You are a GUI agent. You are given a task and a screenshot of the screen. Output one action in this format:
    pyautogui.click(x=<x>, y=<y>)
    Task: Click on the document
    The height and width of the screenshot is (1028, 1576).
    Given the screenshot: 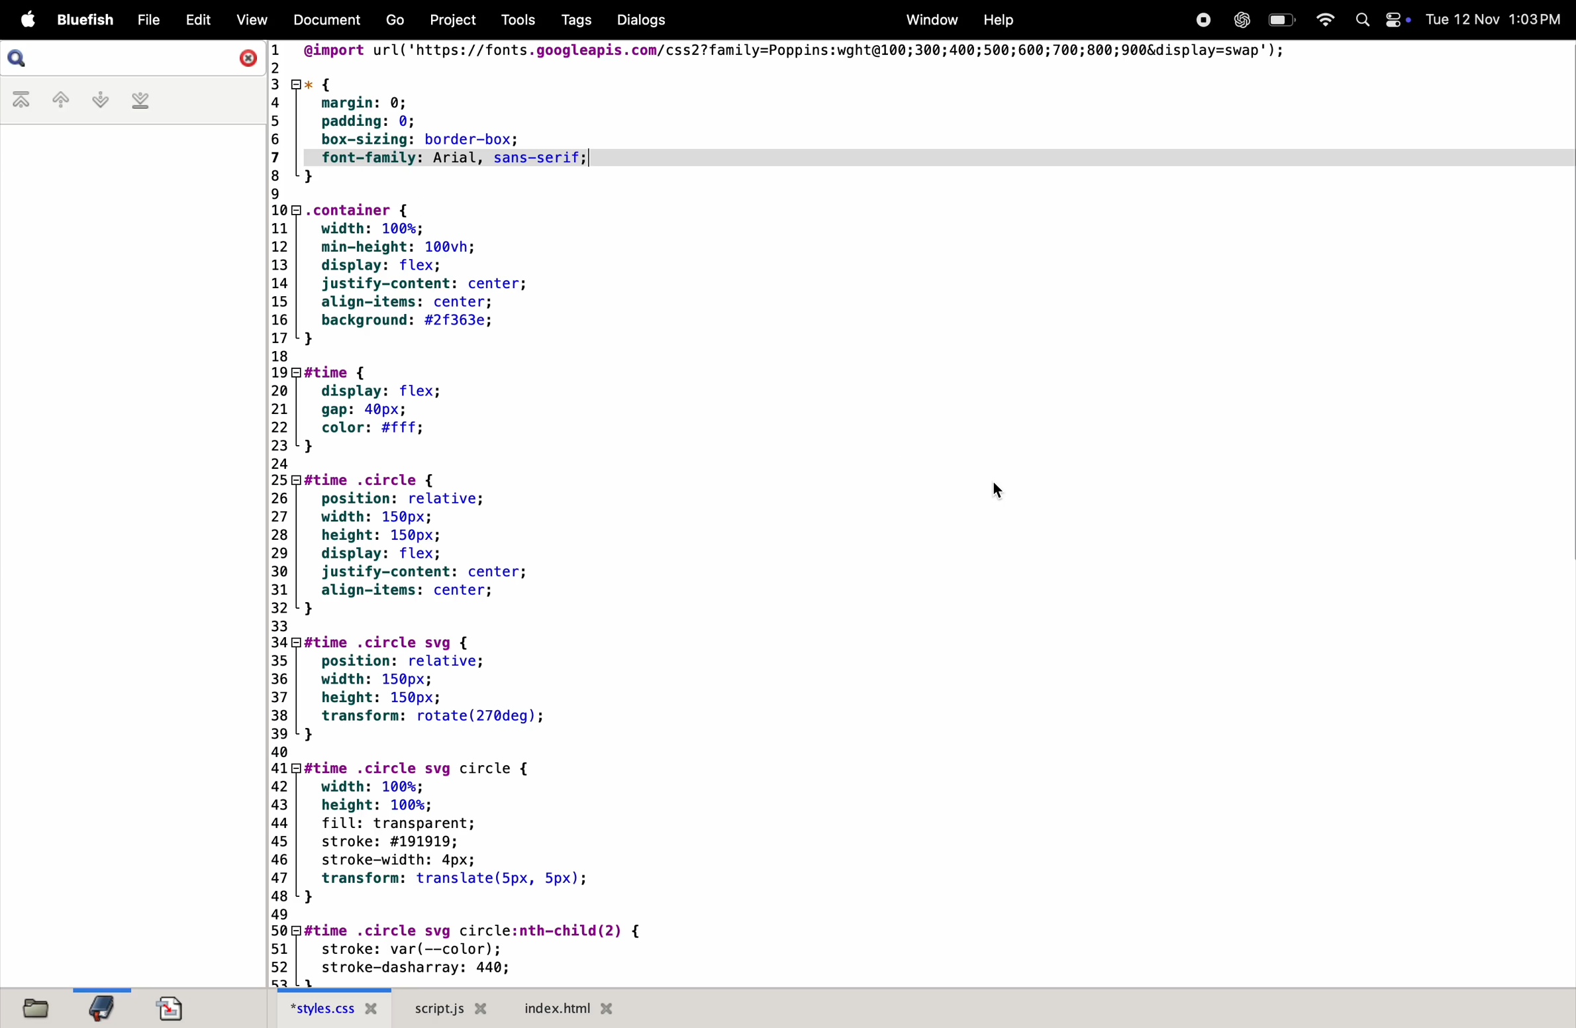 What is the action you would take?
    pyautogui.click(x=179, y=1009)
    